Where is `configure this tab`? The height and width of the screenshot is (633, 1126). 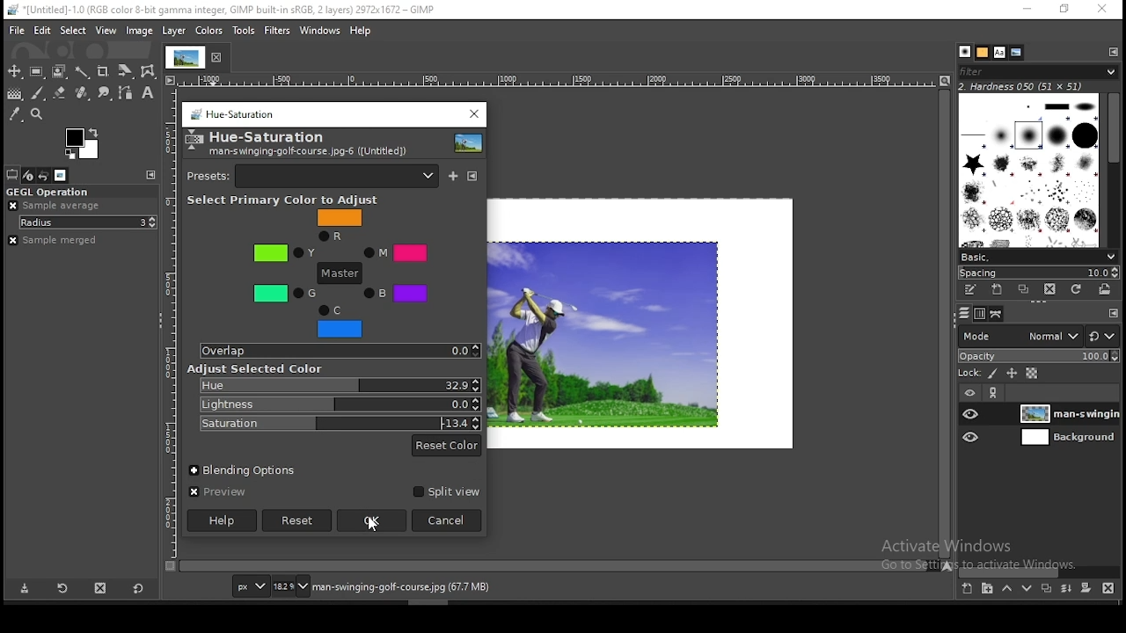
configure this tab is located at coordinates (1111, 312).